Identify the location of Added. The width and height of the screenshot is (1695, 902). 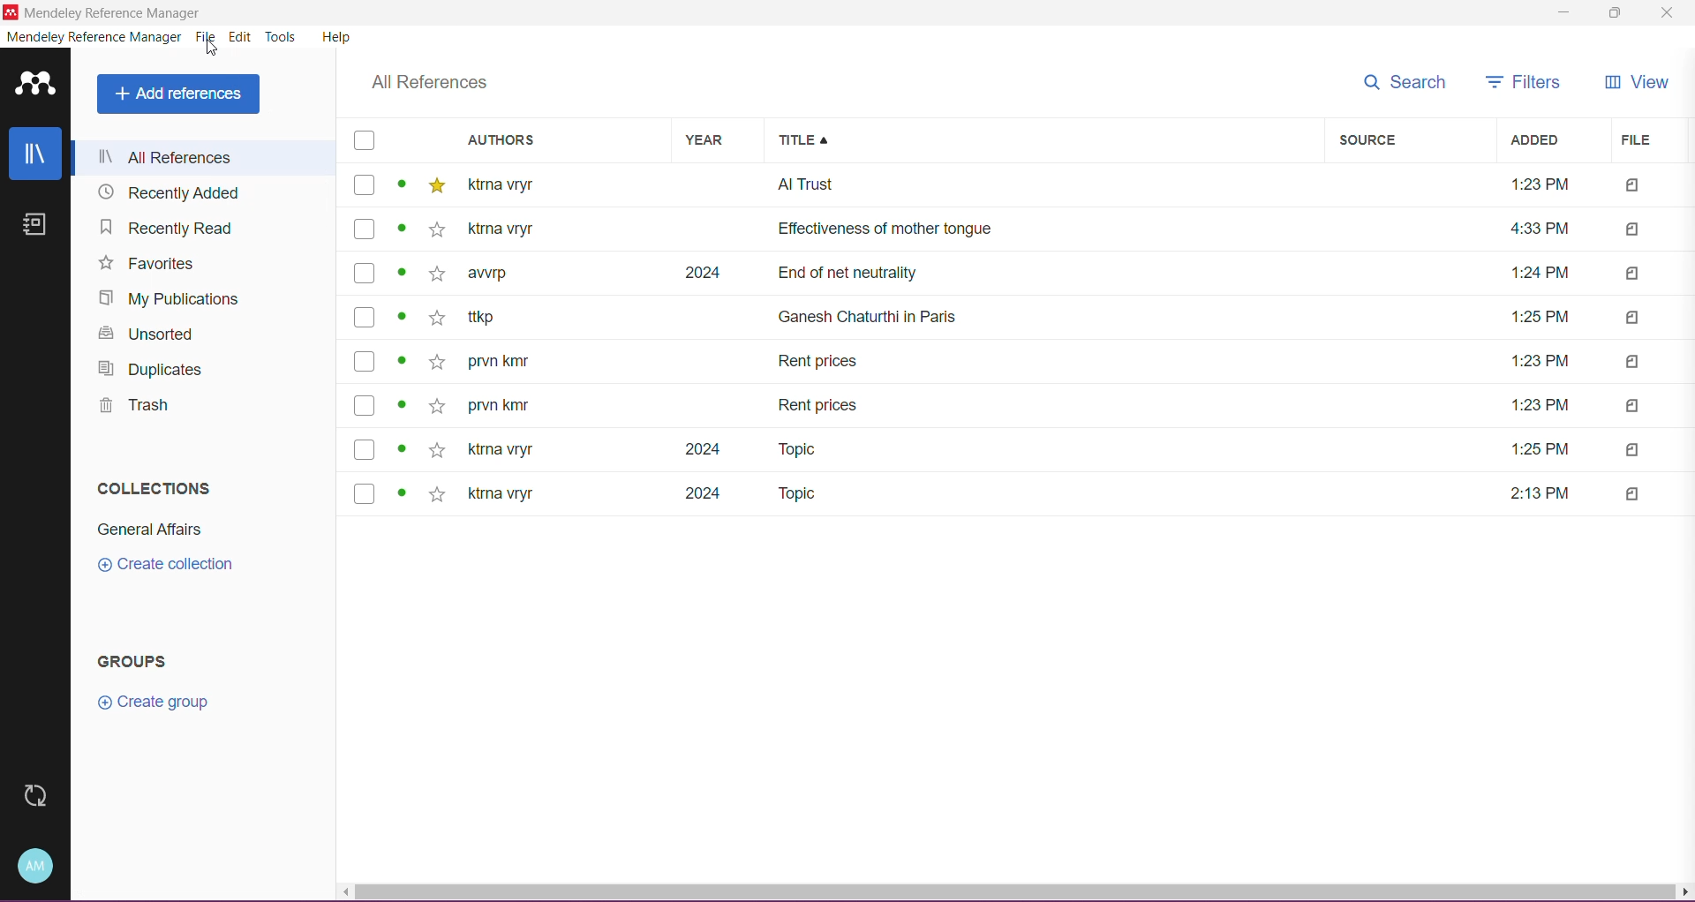
(1549, 139).